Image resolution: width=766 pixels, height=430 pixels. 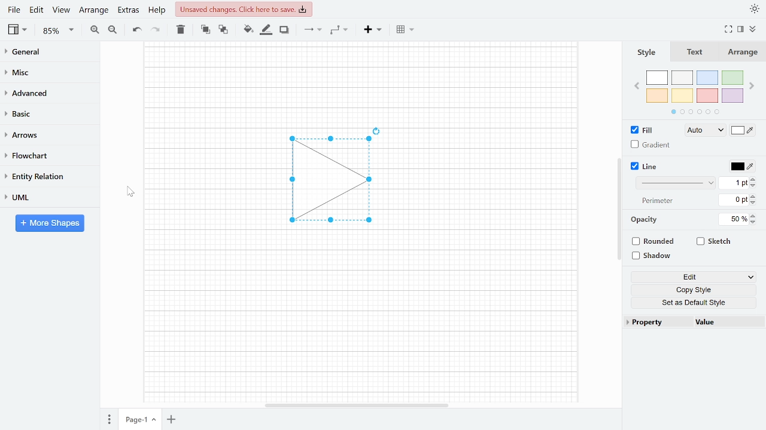 I want to click on Line color, so click(x=741, y=165).